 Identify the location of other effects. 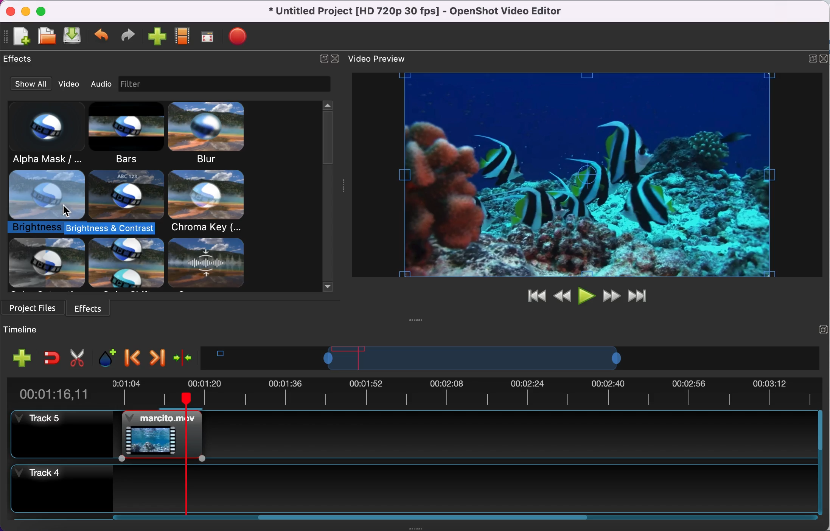
(131, 265).